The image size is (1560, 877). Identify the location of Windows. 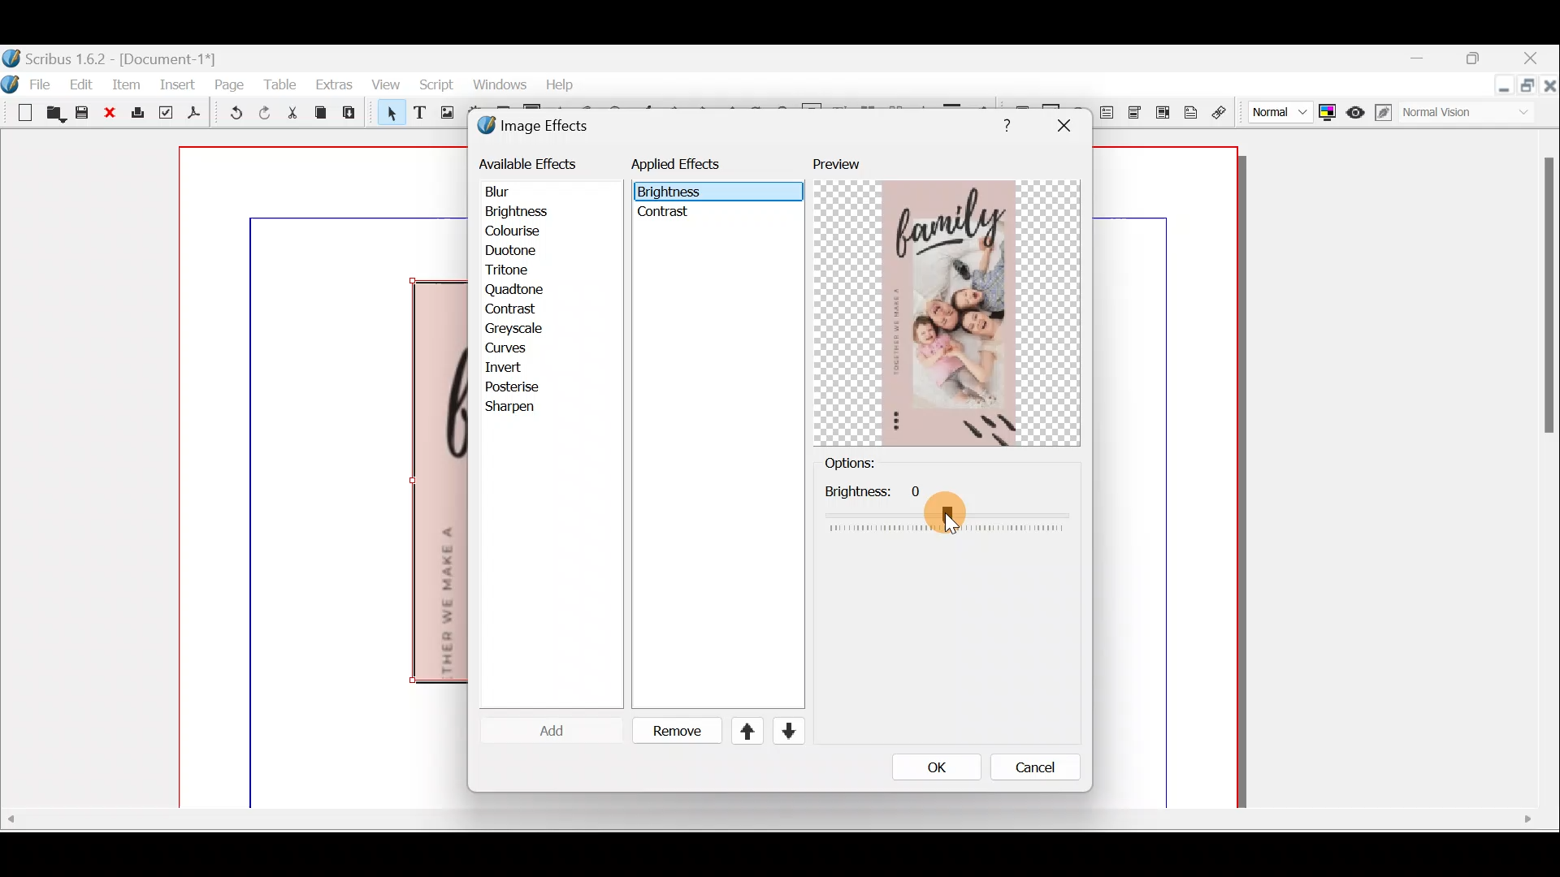
(495, 84).